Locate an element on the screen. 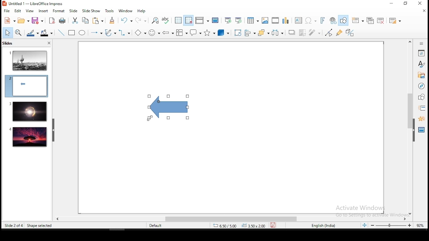  snap to grid is located at coordinates (189, 20).